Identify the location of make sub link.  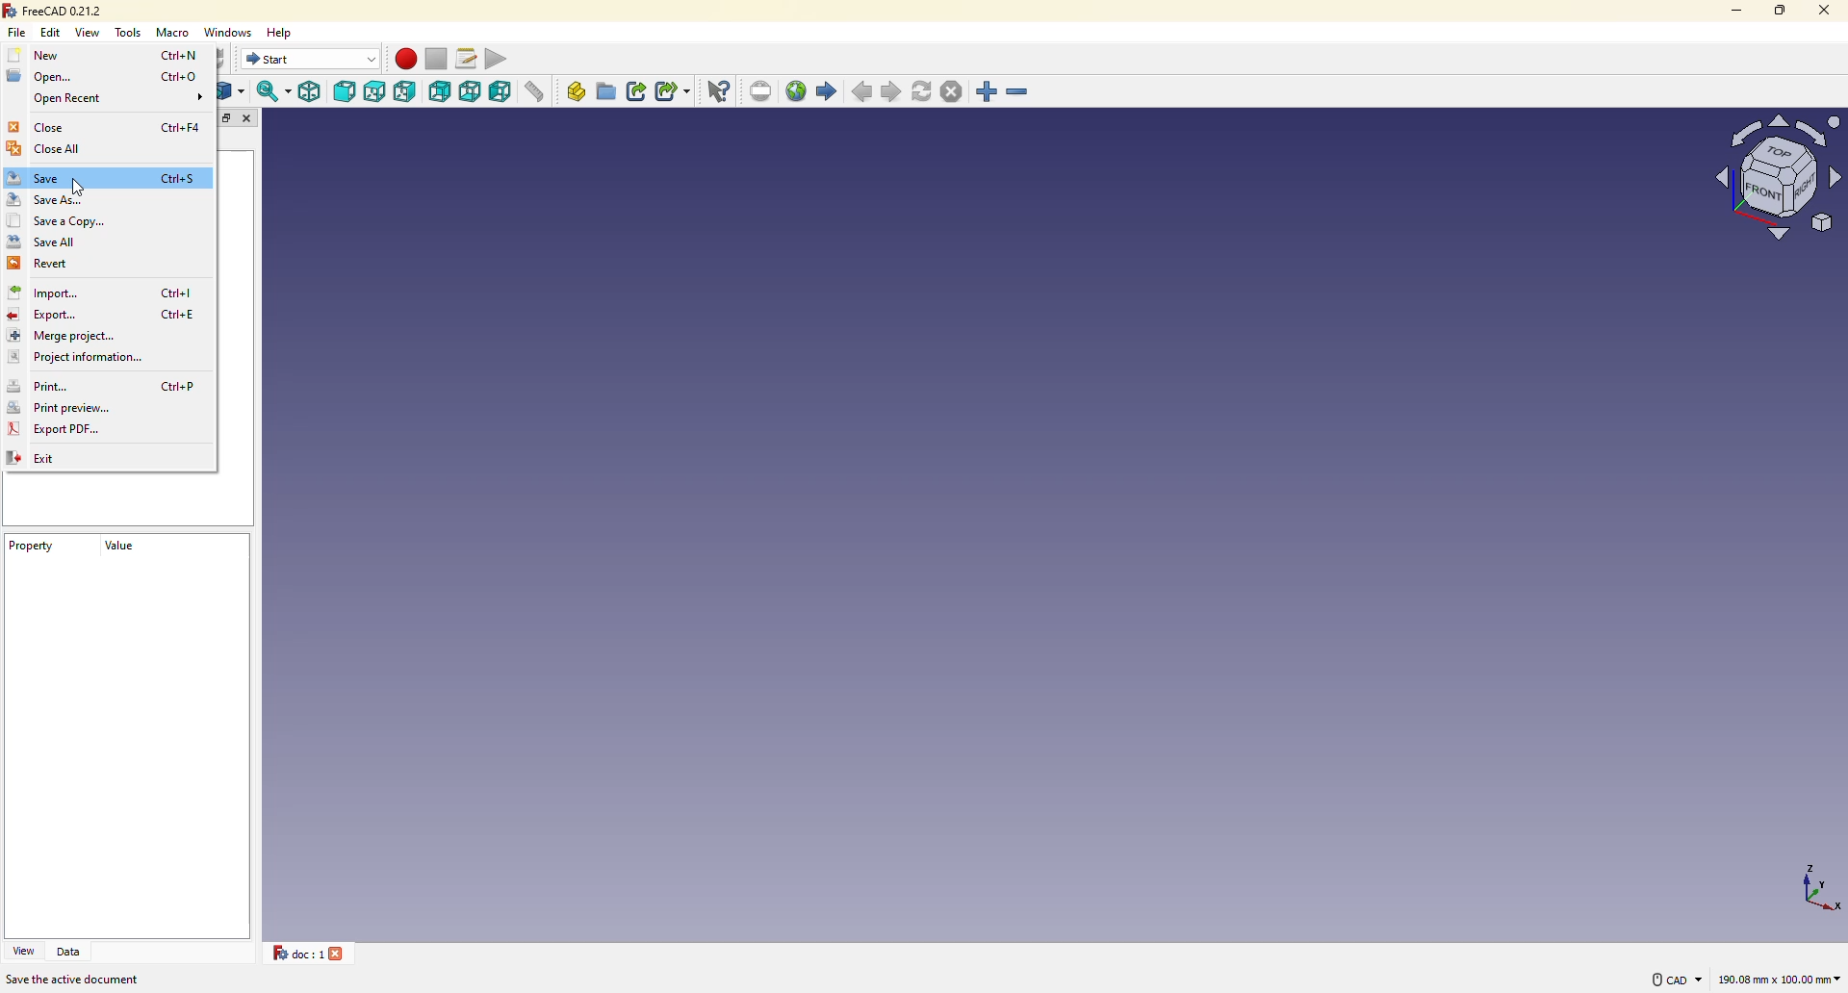
(673, 93).